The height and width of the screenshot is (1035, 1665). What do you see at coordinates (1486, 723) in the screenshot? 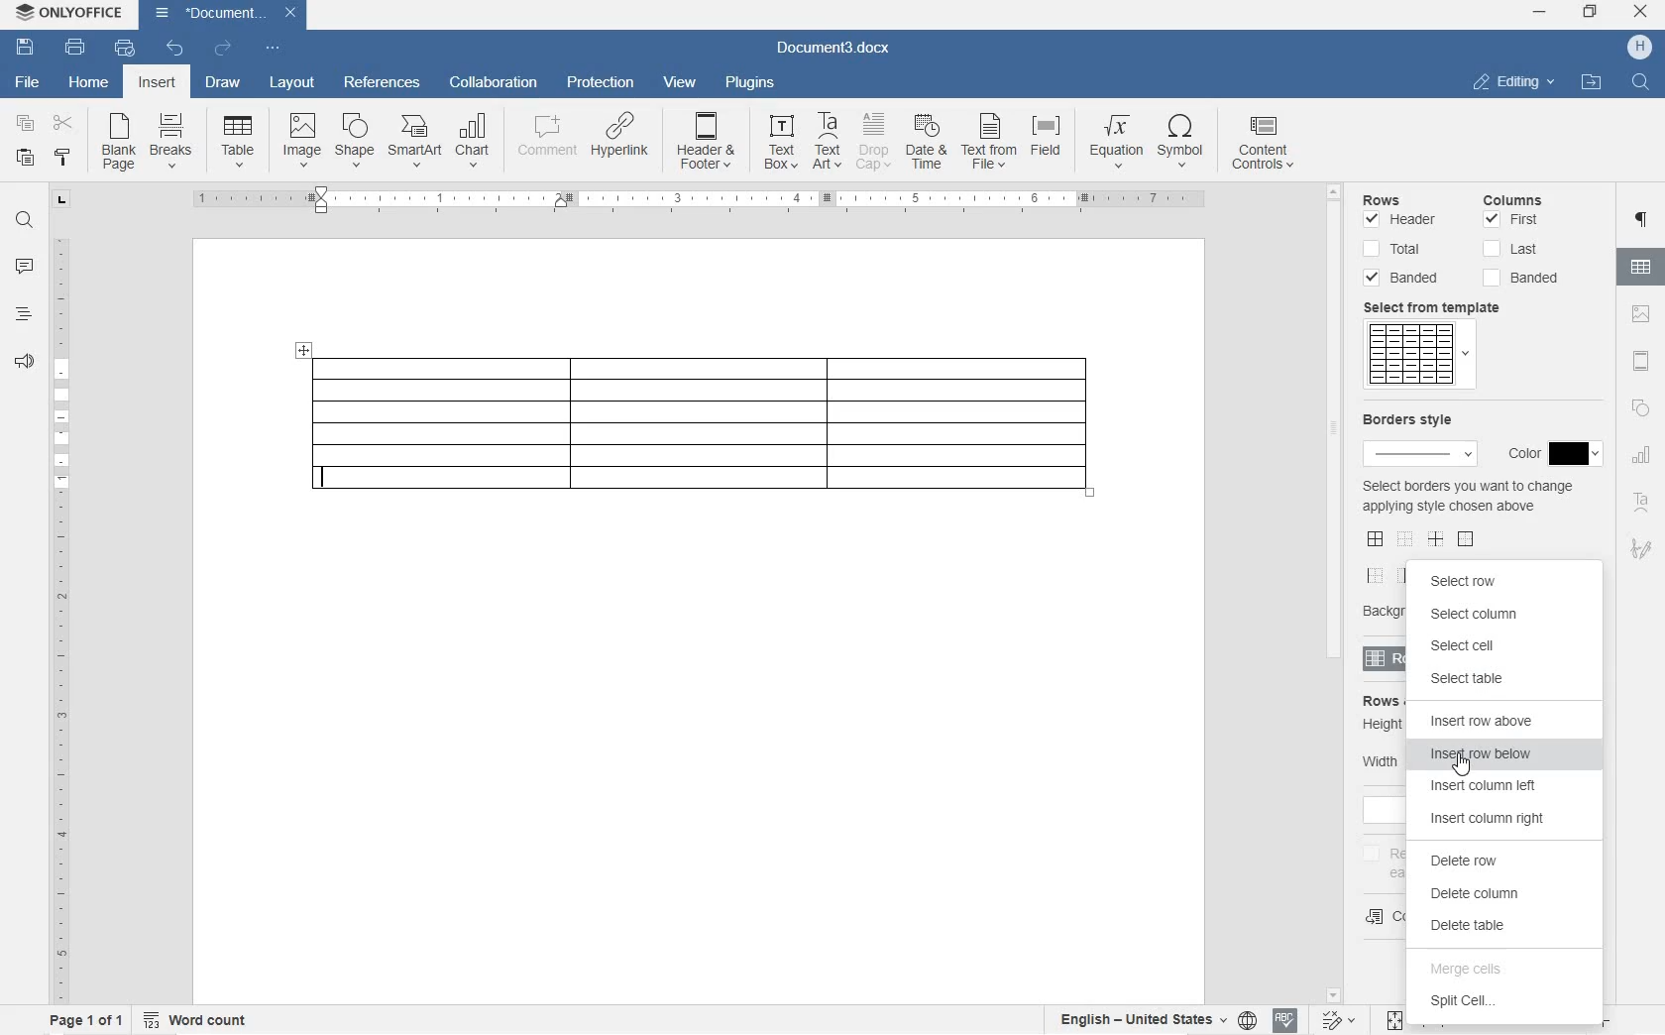
I see `insert row above` at bounding box center [1486, 723].